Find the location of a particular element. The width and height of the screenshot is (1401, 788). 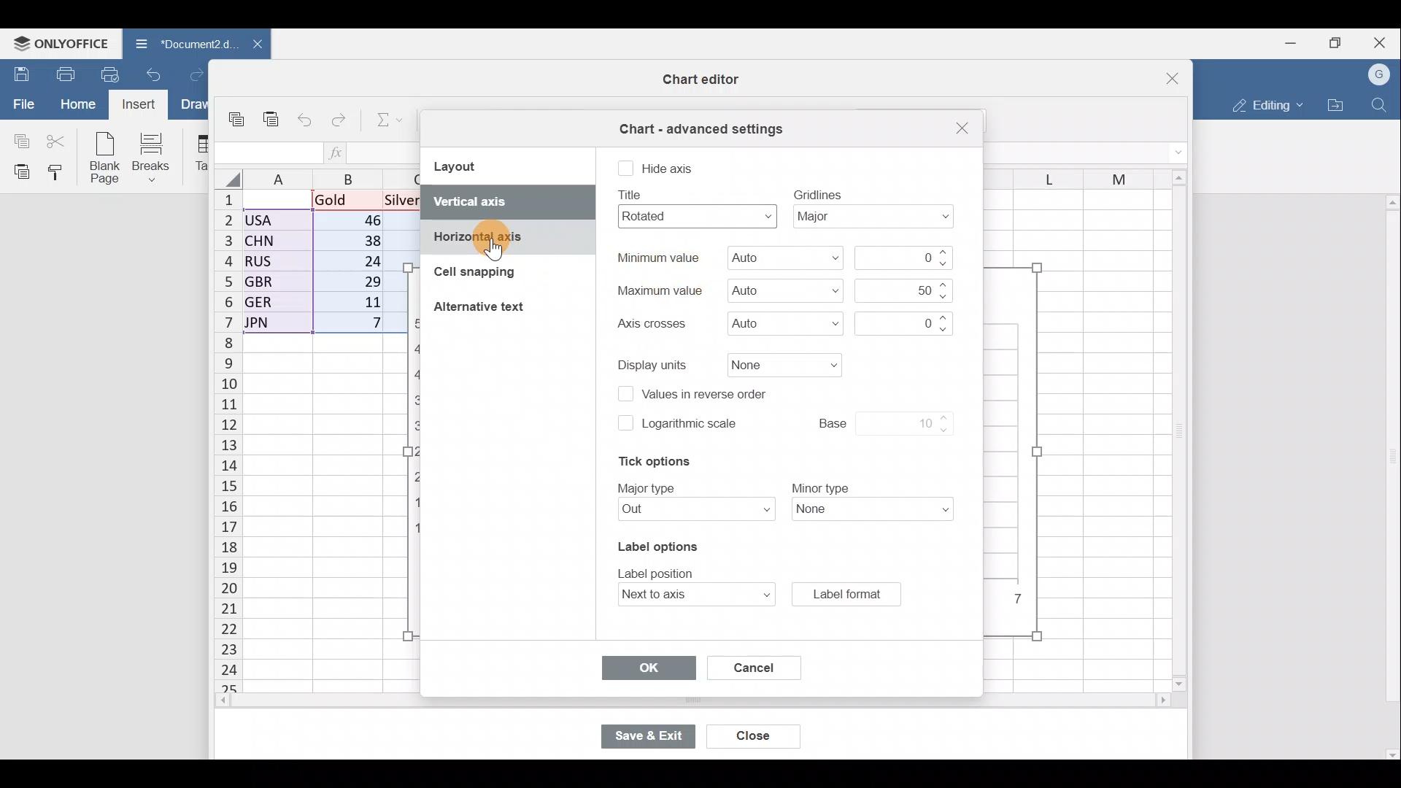

Close is located at coordinates (1163, 73).